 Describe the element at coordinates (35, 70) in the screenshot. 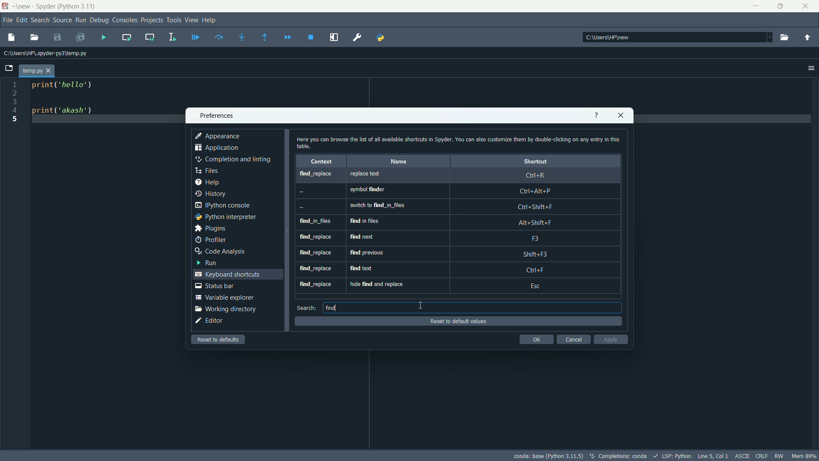

I see `temp.py tab` at that location.